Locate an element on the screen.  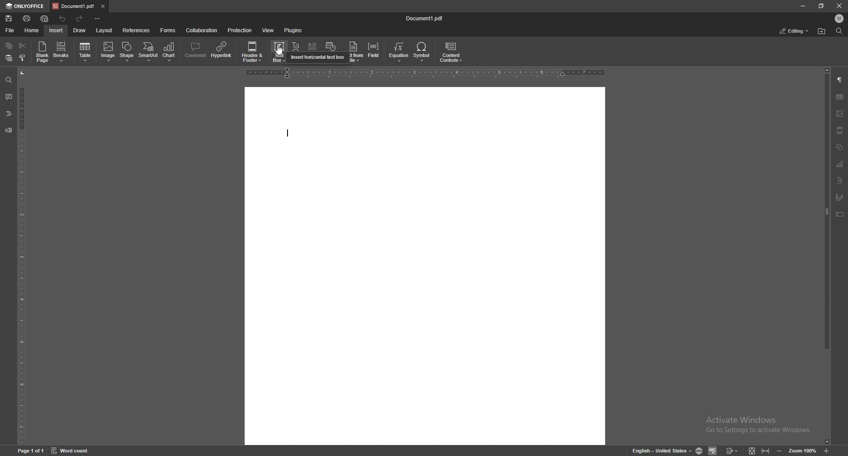
minimize is located at coordinates (803, 6).